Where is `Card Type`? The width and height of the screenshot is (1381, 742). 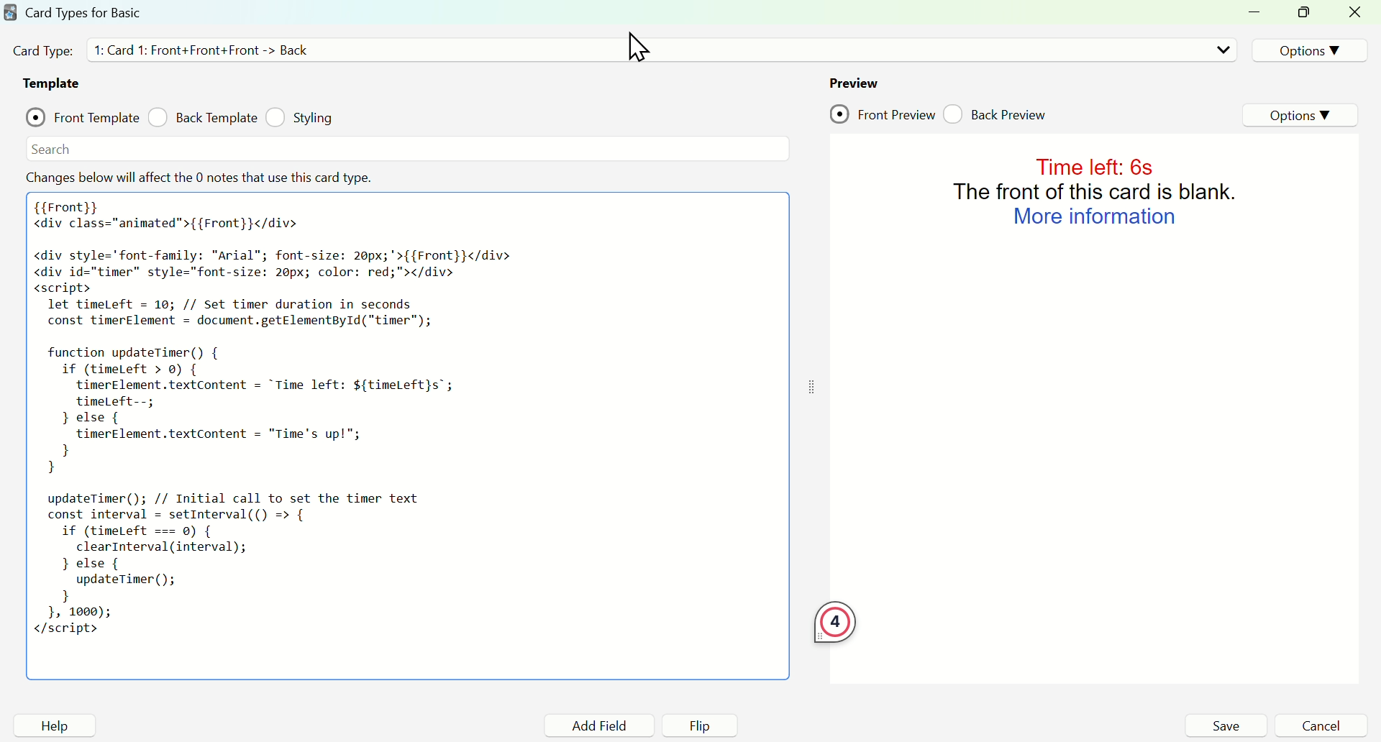
Card Type is located at coordinates (42, 50).